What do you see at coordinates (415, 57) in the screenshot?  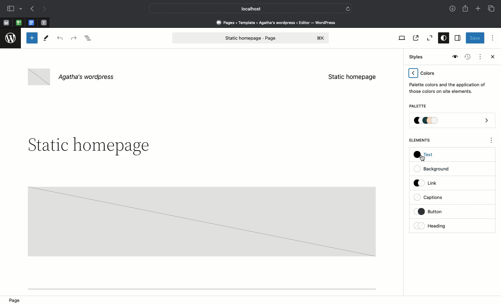 I see `Styles` at bounding box center [415, 57].